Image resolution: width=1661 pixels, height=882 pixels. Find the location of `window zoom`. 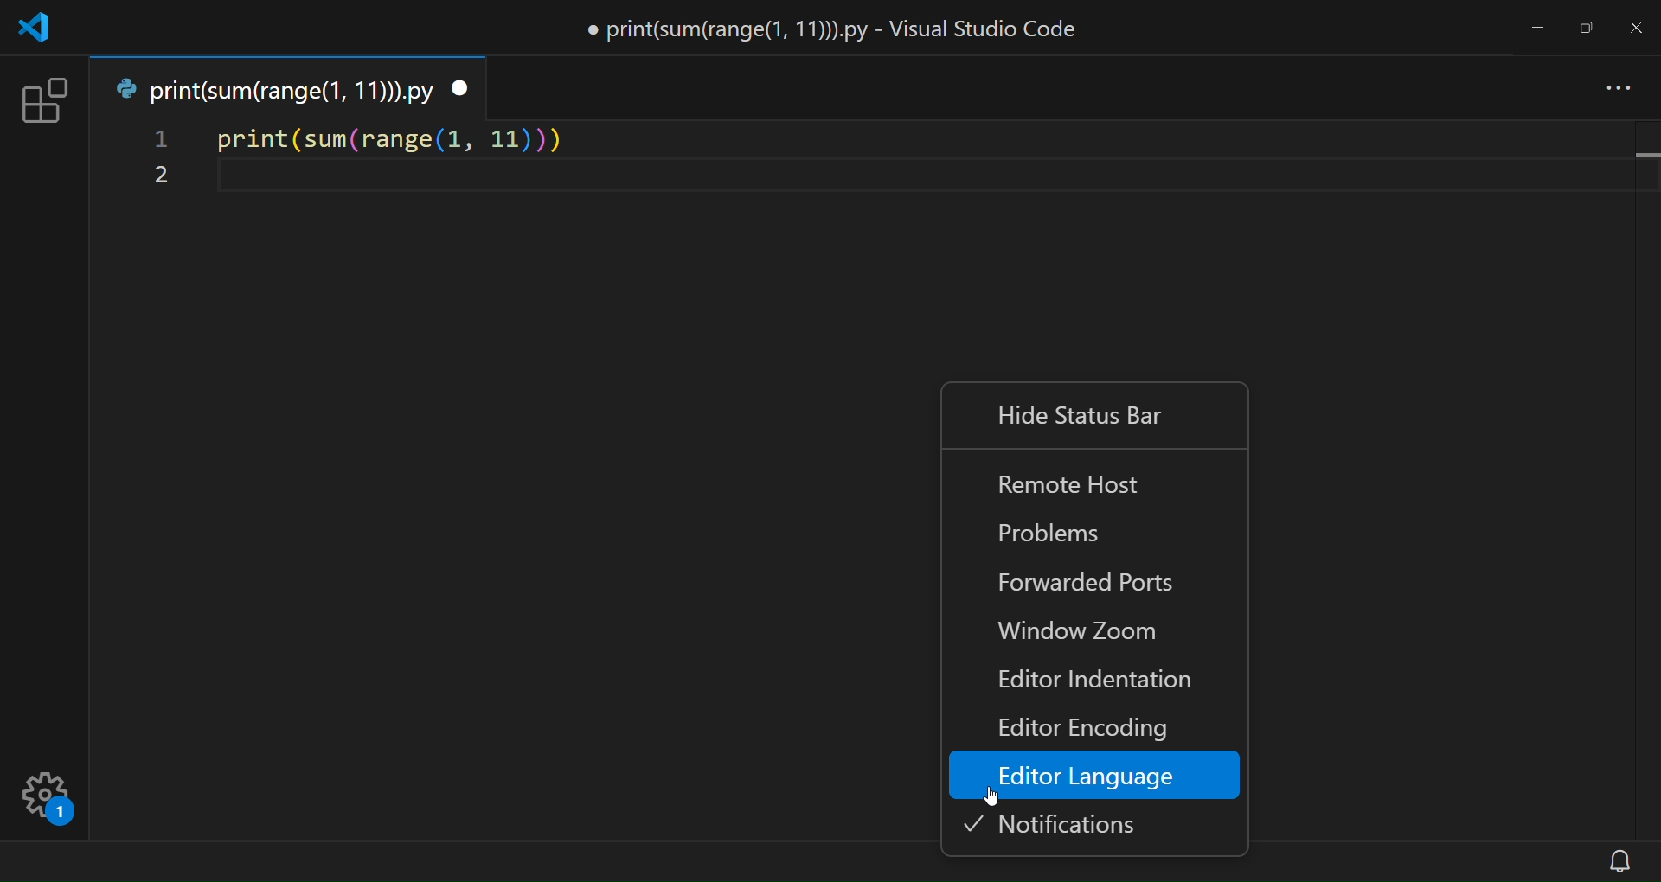

window zoom is located at coordinates (1081, 633).